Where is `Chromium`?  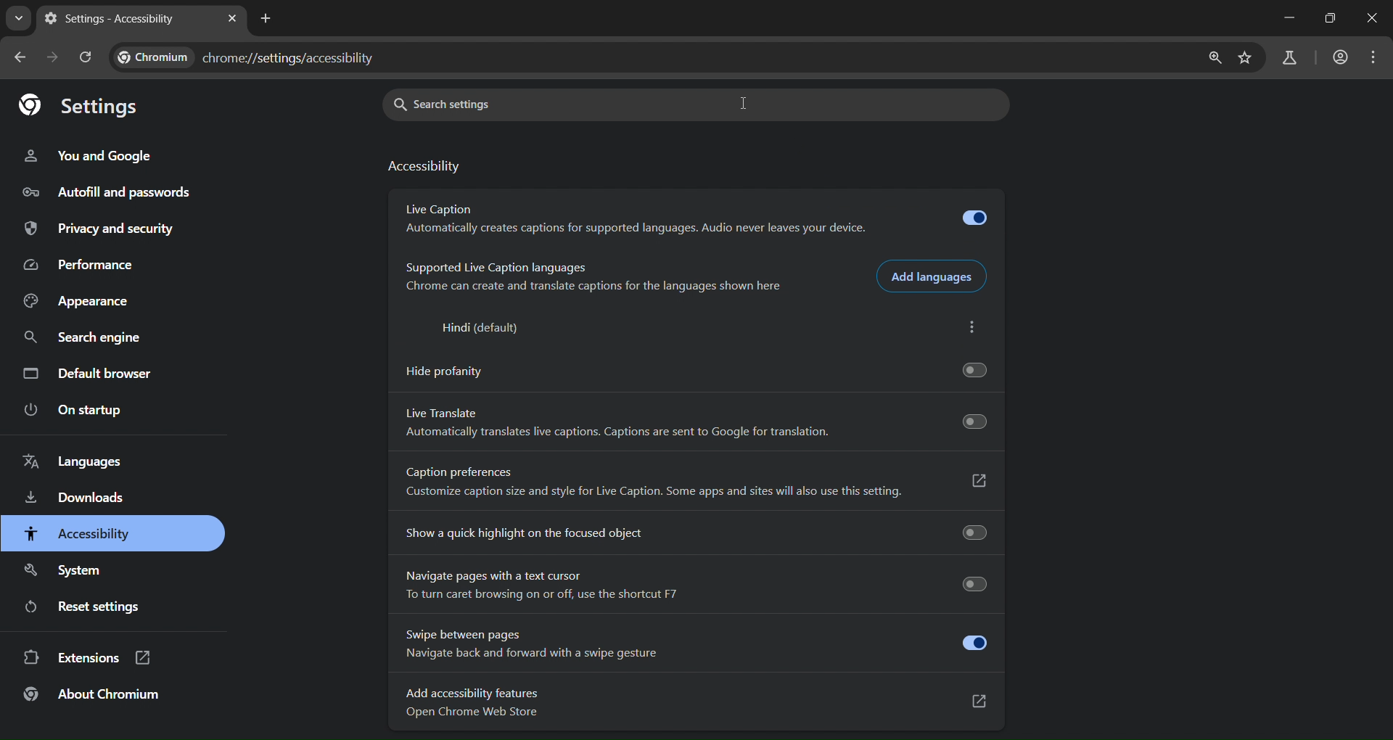
Chromium is located at coordinates (156, 57).